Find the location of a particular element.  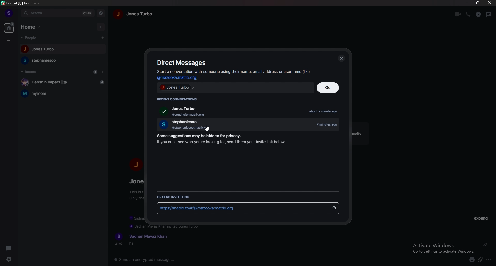

copy invite link is located at coordinates (334, 208).